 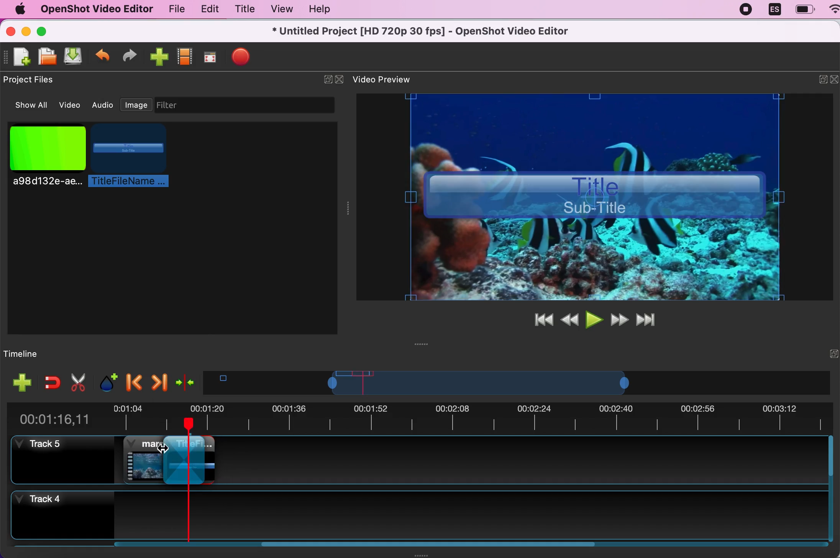 I want to click on mac logo, so click(x=20, y=9).